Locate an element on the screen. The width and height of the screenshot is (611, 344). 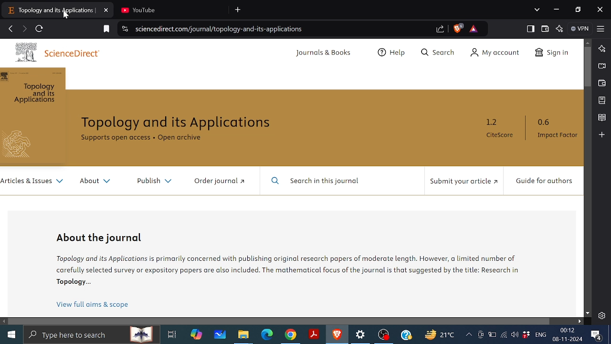
cursor is located at coordinates (68, 16).